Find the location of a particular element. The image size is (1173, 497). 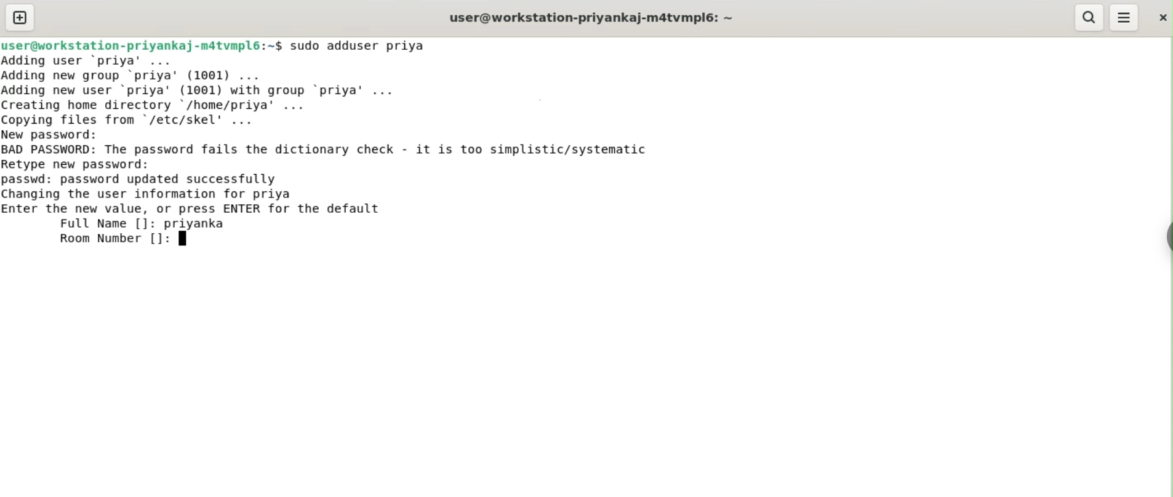

search is located at coordinates (1087, 17).